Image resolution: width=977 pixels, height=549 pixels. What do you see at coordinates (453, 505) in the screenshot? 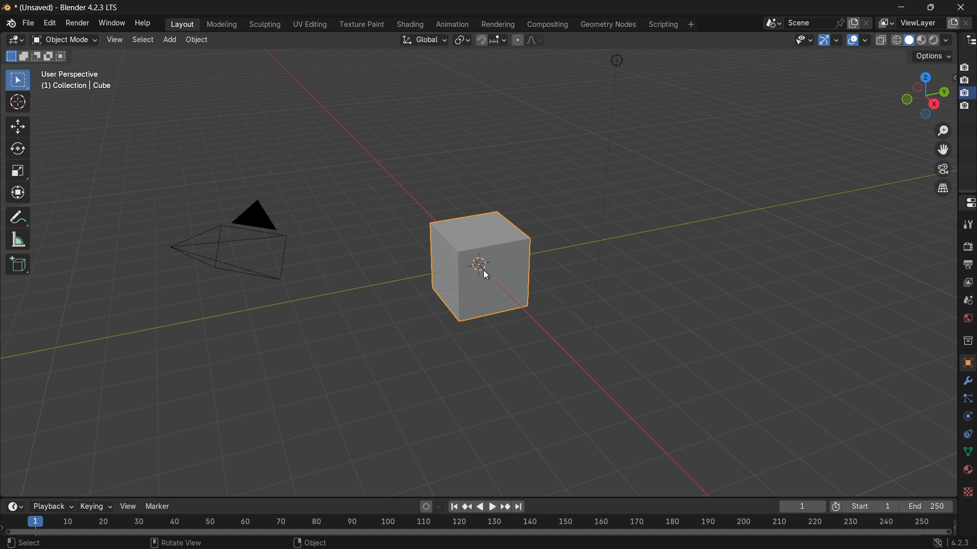
I see `Before Screen` at bounding box center [453, 505].